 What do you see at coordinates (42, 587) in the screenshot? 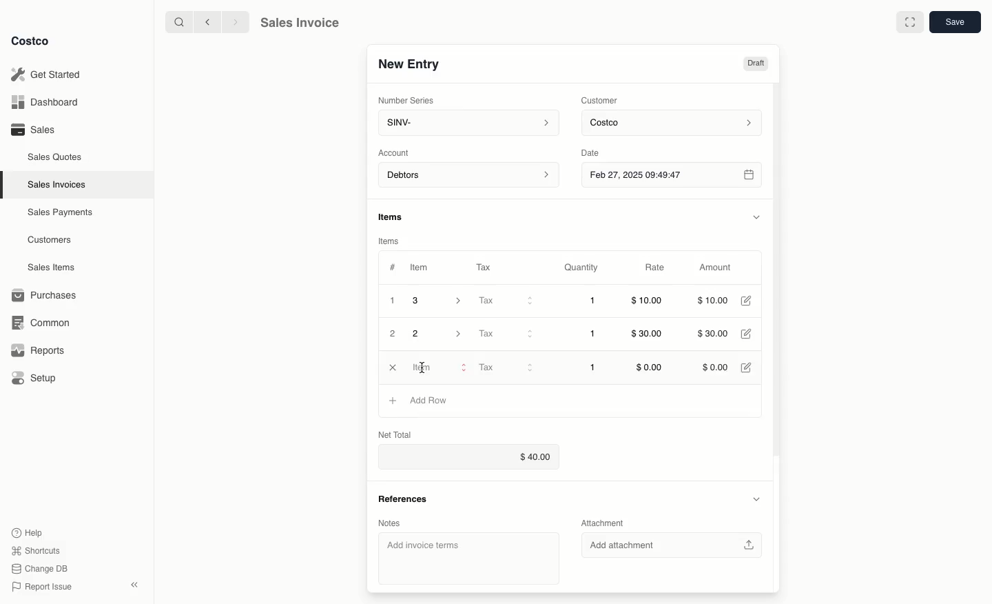
I see `Report Issue` at bounding box center [42, 587].